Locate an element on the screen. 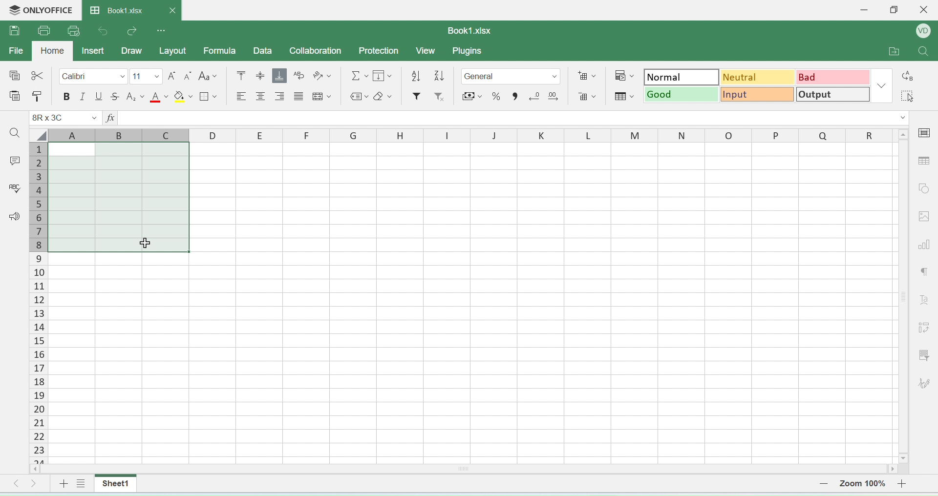 The image size is (938, 496). formula is located at coordinates (222, 51).